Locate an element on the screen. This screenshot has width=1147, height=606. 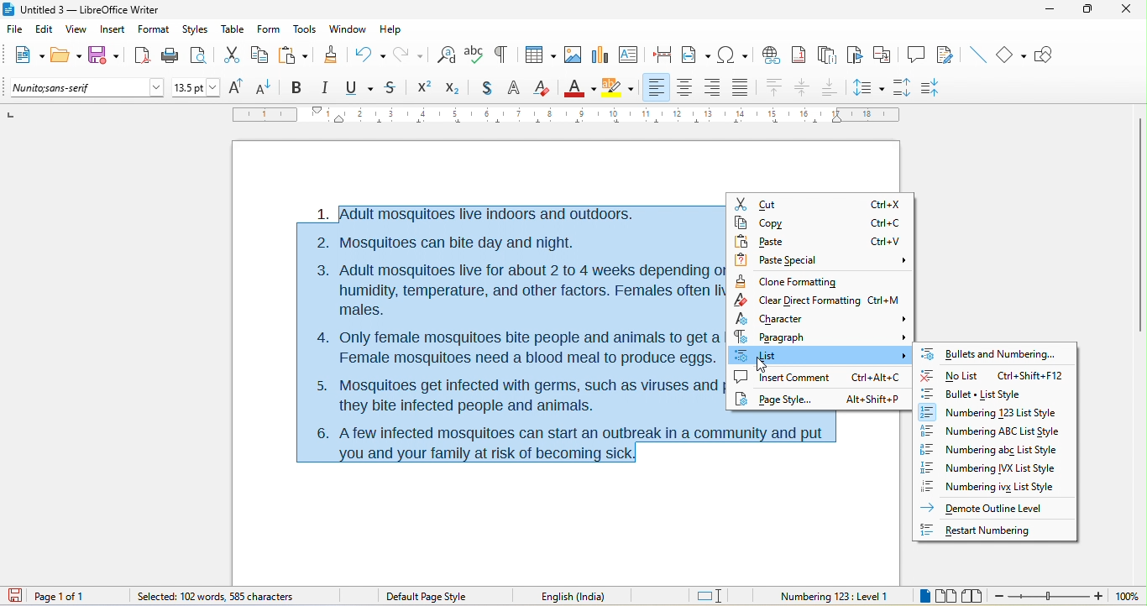
character highlighting is located at coordinates (620, 87).